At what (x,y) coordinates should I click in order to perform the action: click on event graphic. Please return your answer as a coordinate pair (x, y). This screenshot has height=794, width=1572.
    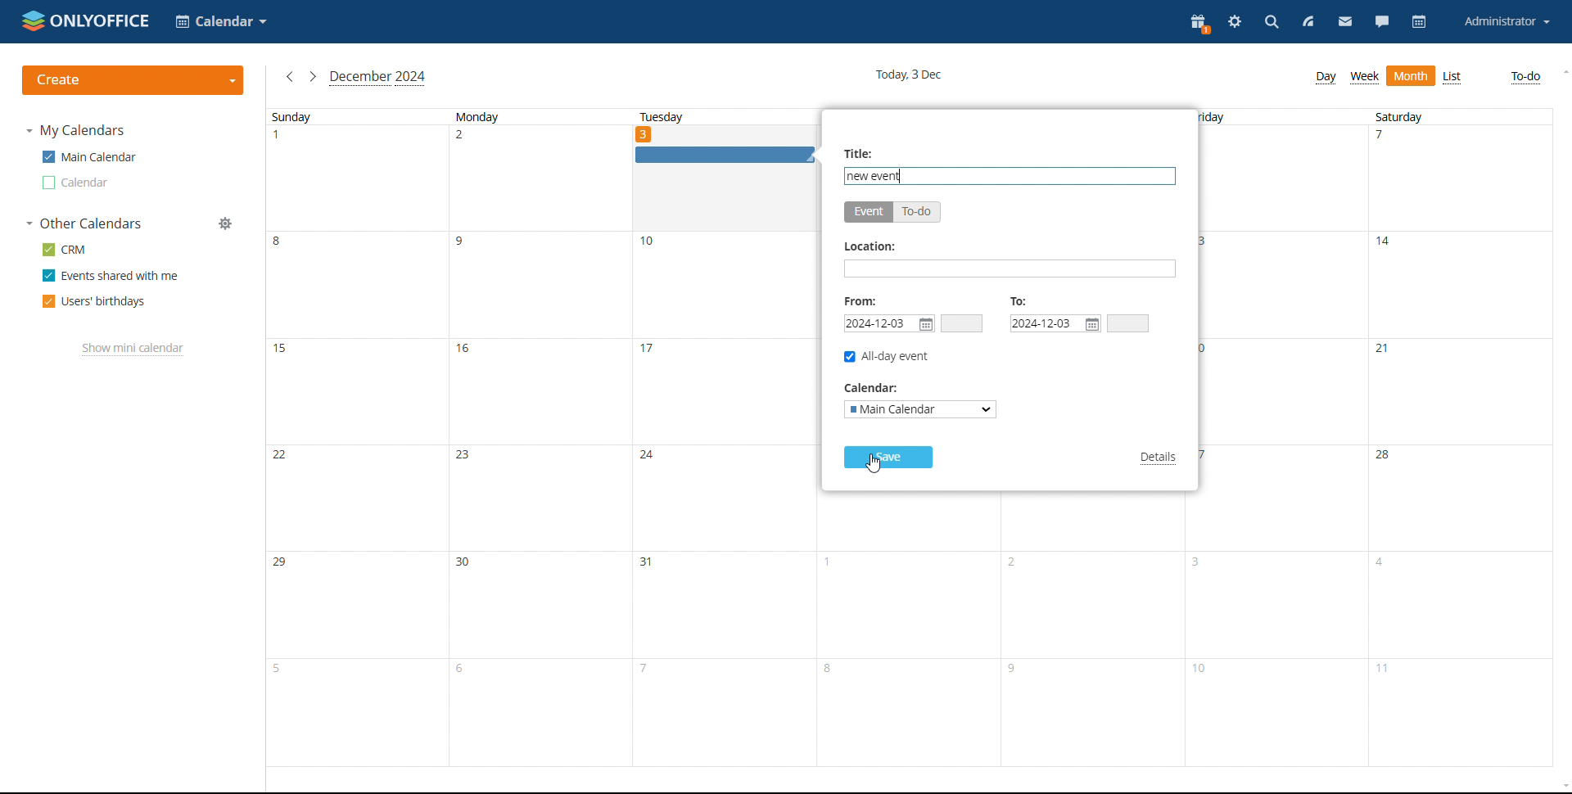
    Looking at the image, I should click on (721, 156).